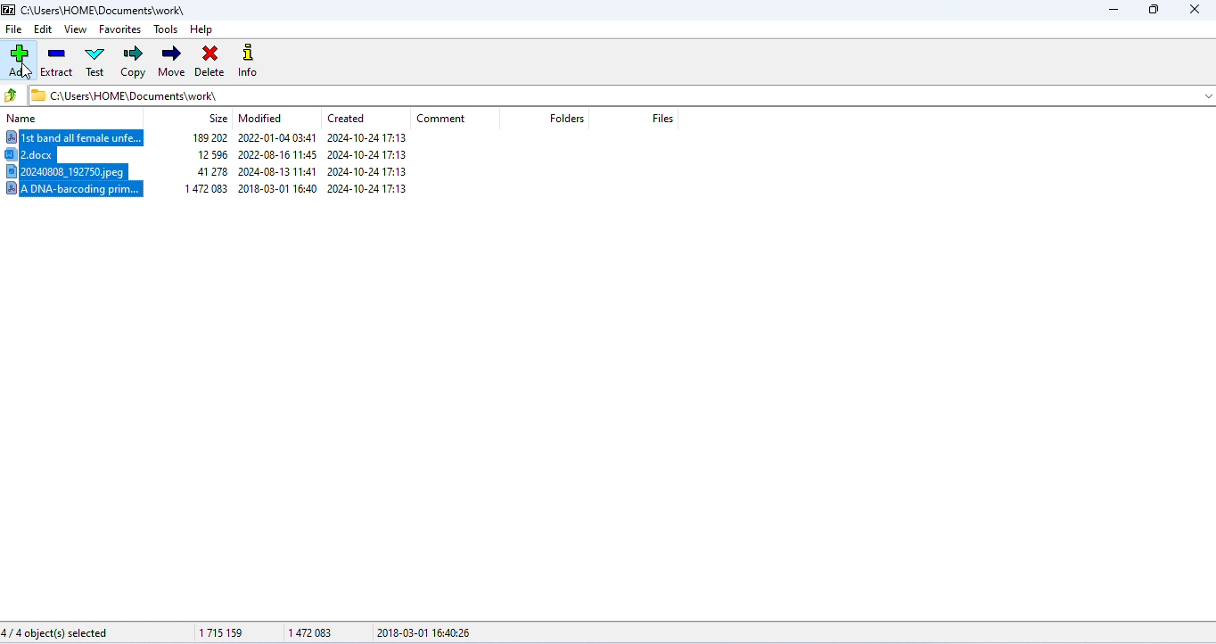  Describe the element at coordinates (135, 62) in the screenshot. I see `copy` at that location.